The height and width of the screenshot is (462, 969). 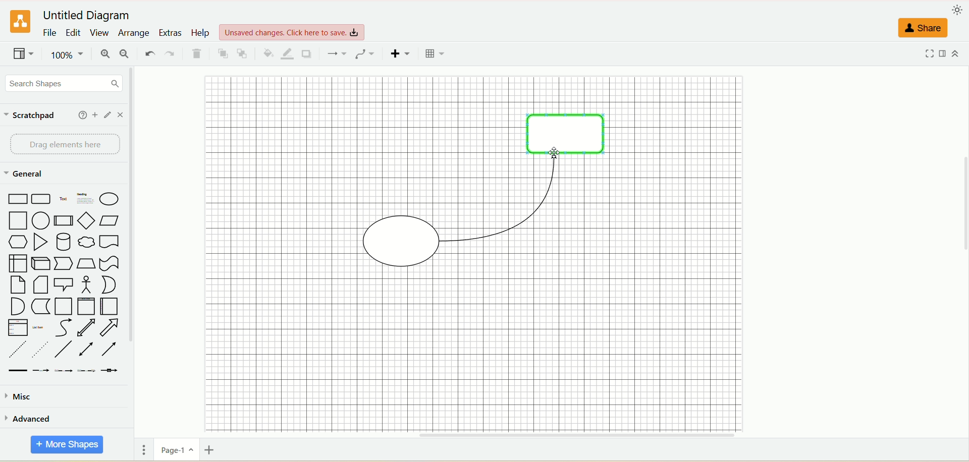 What do you see at coordinates (554, 153) in the screenshot?
I see `cursor` at bounding box center [554, 153].